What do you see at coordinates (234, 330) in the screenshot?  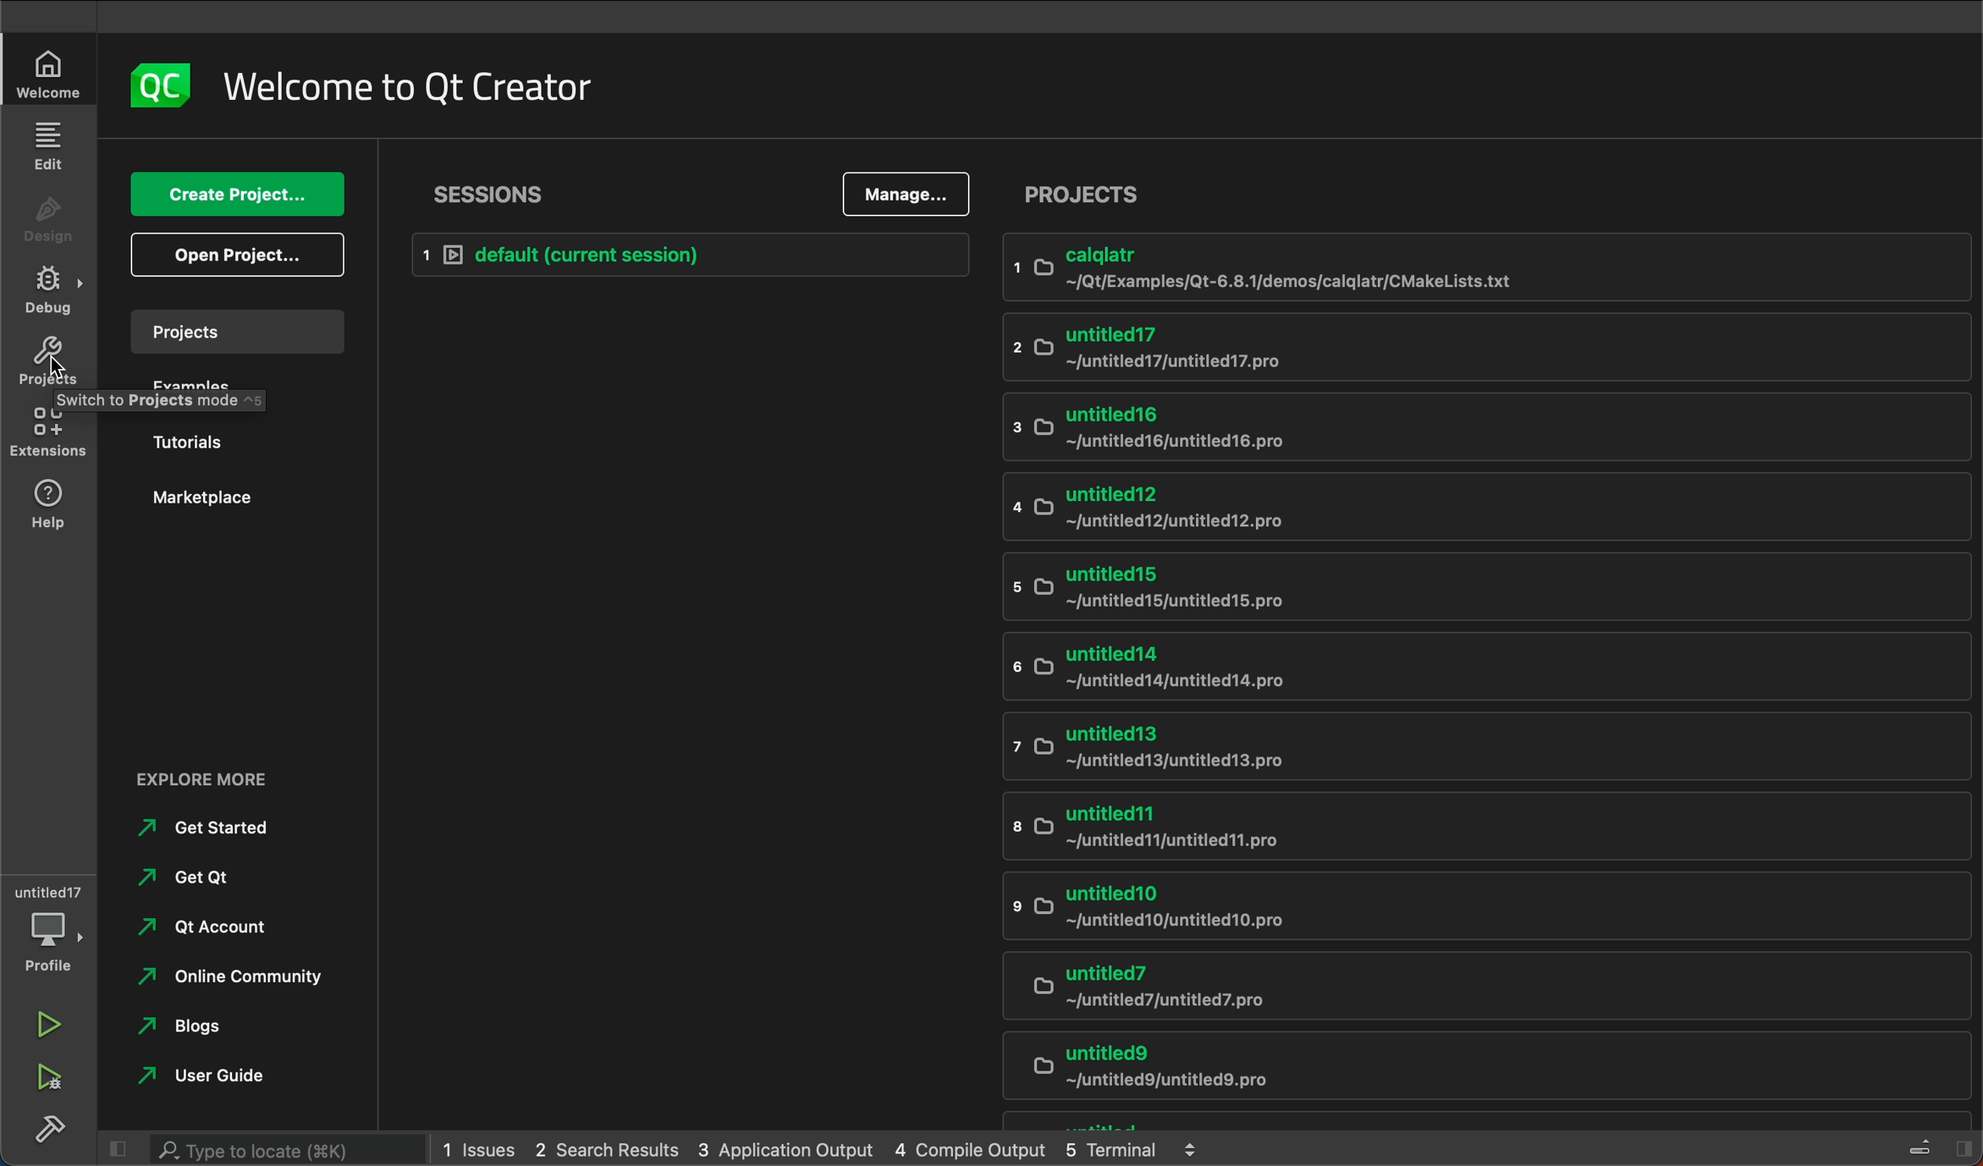 I see `projects` at bounding box center [234, 330].